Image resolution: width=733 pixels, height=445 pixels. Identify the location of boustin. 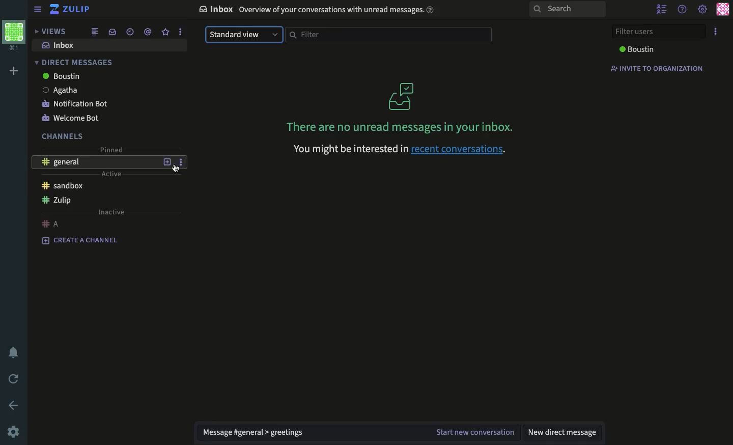
(636, 48).